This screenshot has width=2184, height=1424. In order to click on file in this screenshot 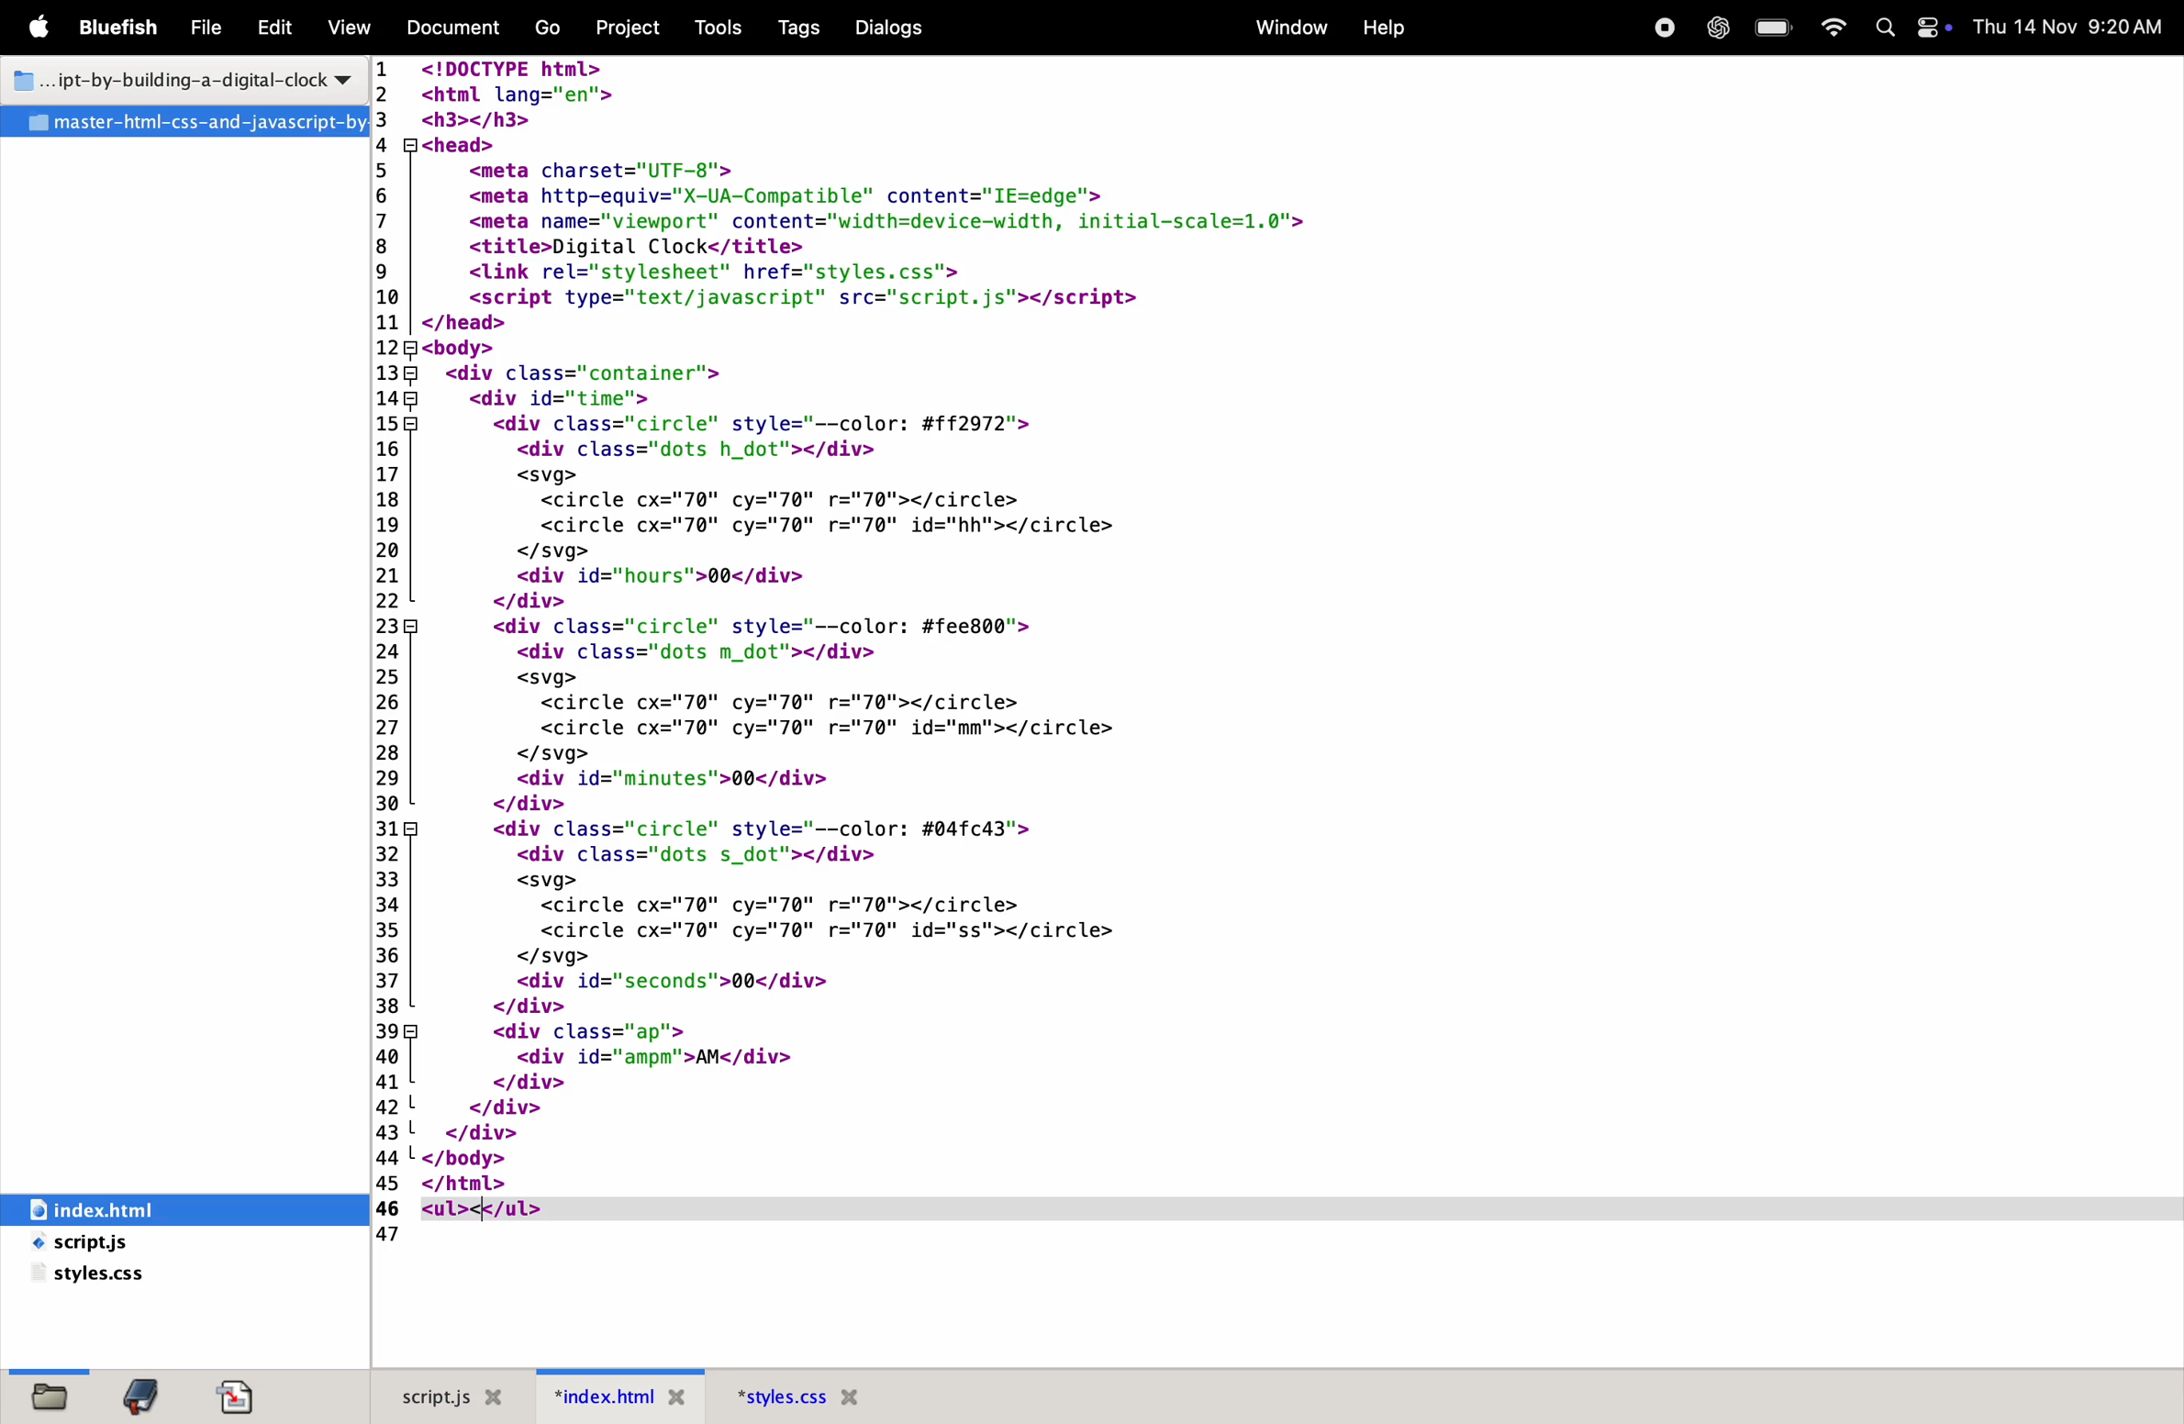, I will do `click(45, 1395)`.